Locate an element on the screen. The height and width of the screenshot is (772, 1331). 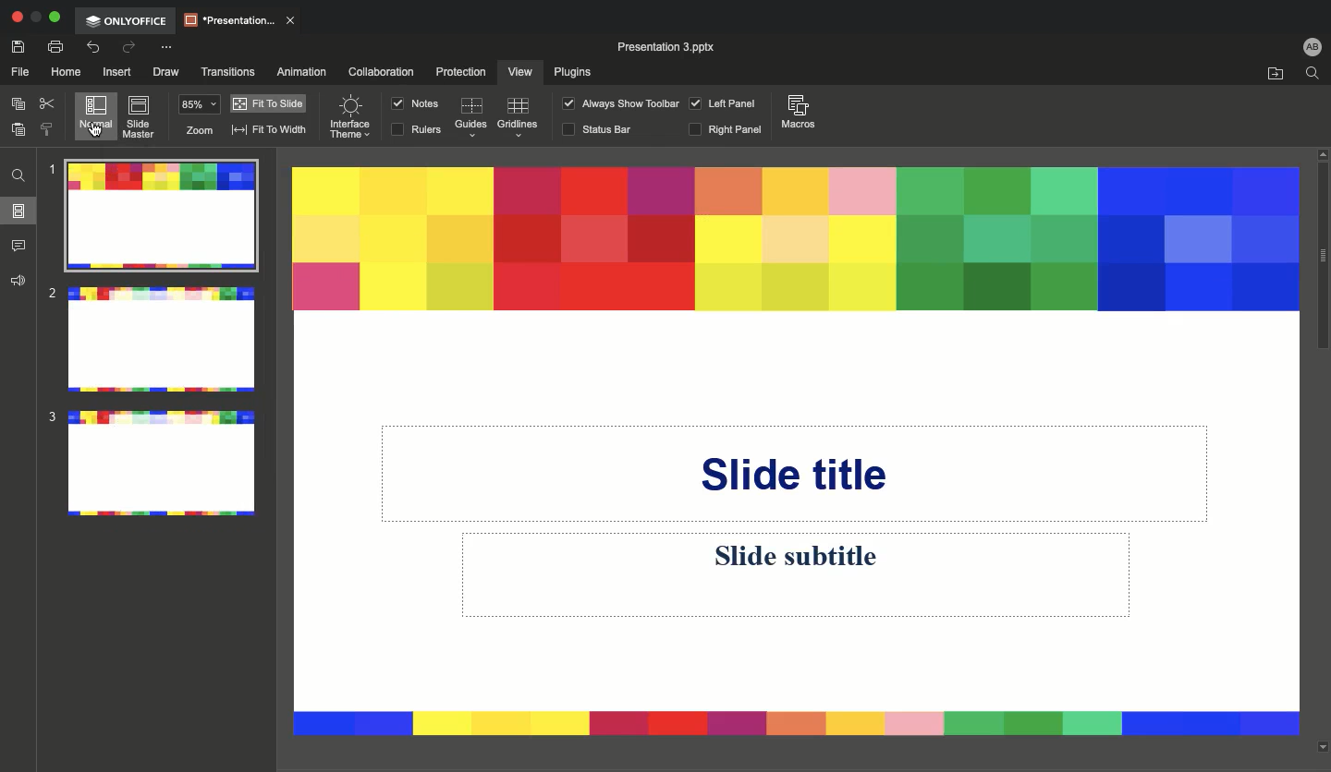
Find is located at coordinates (1313, 73).